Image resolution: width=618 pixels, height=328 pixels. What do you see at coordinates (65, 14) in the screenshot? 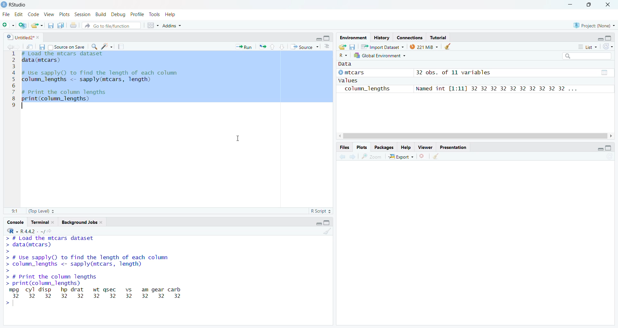
I see `Plots` at bounding box center [65, 14].